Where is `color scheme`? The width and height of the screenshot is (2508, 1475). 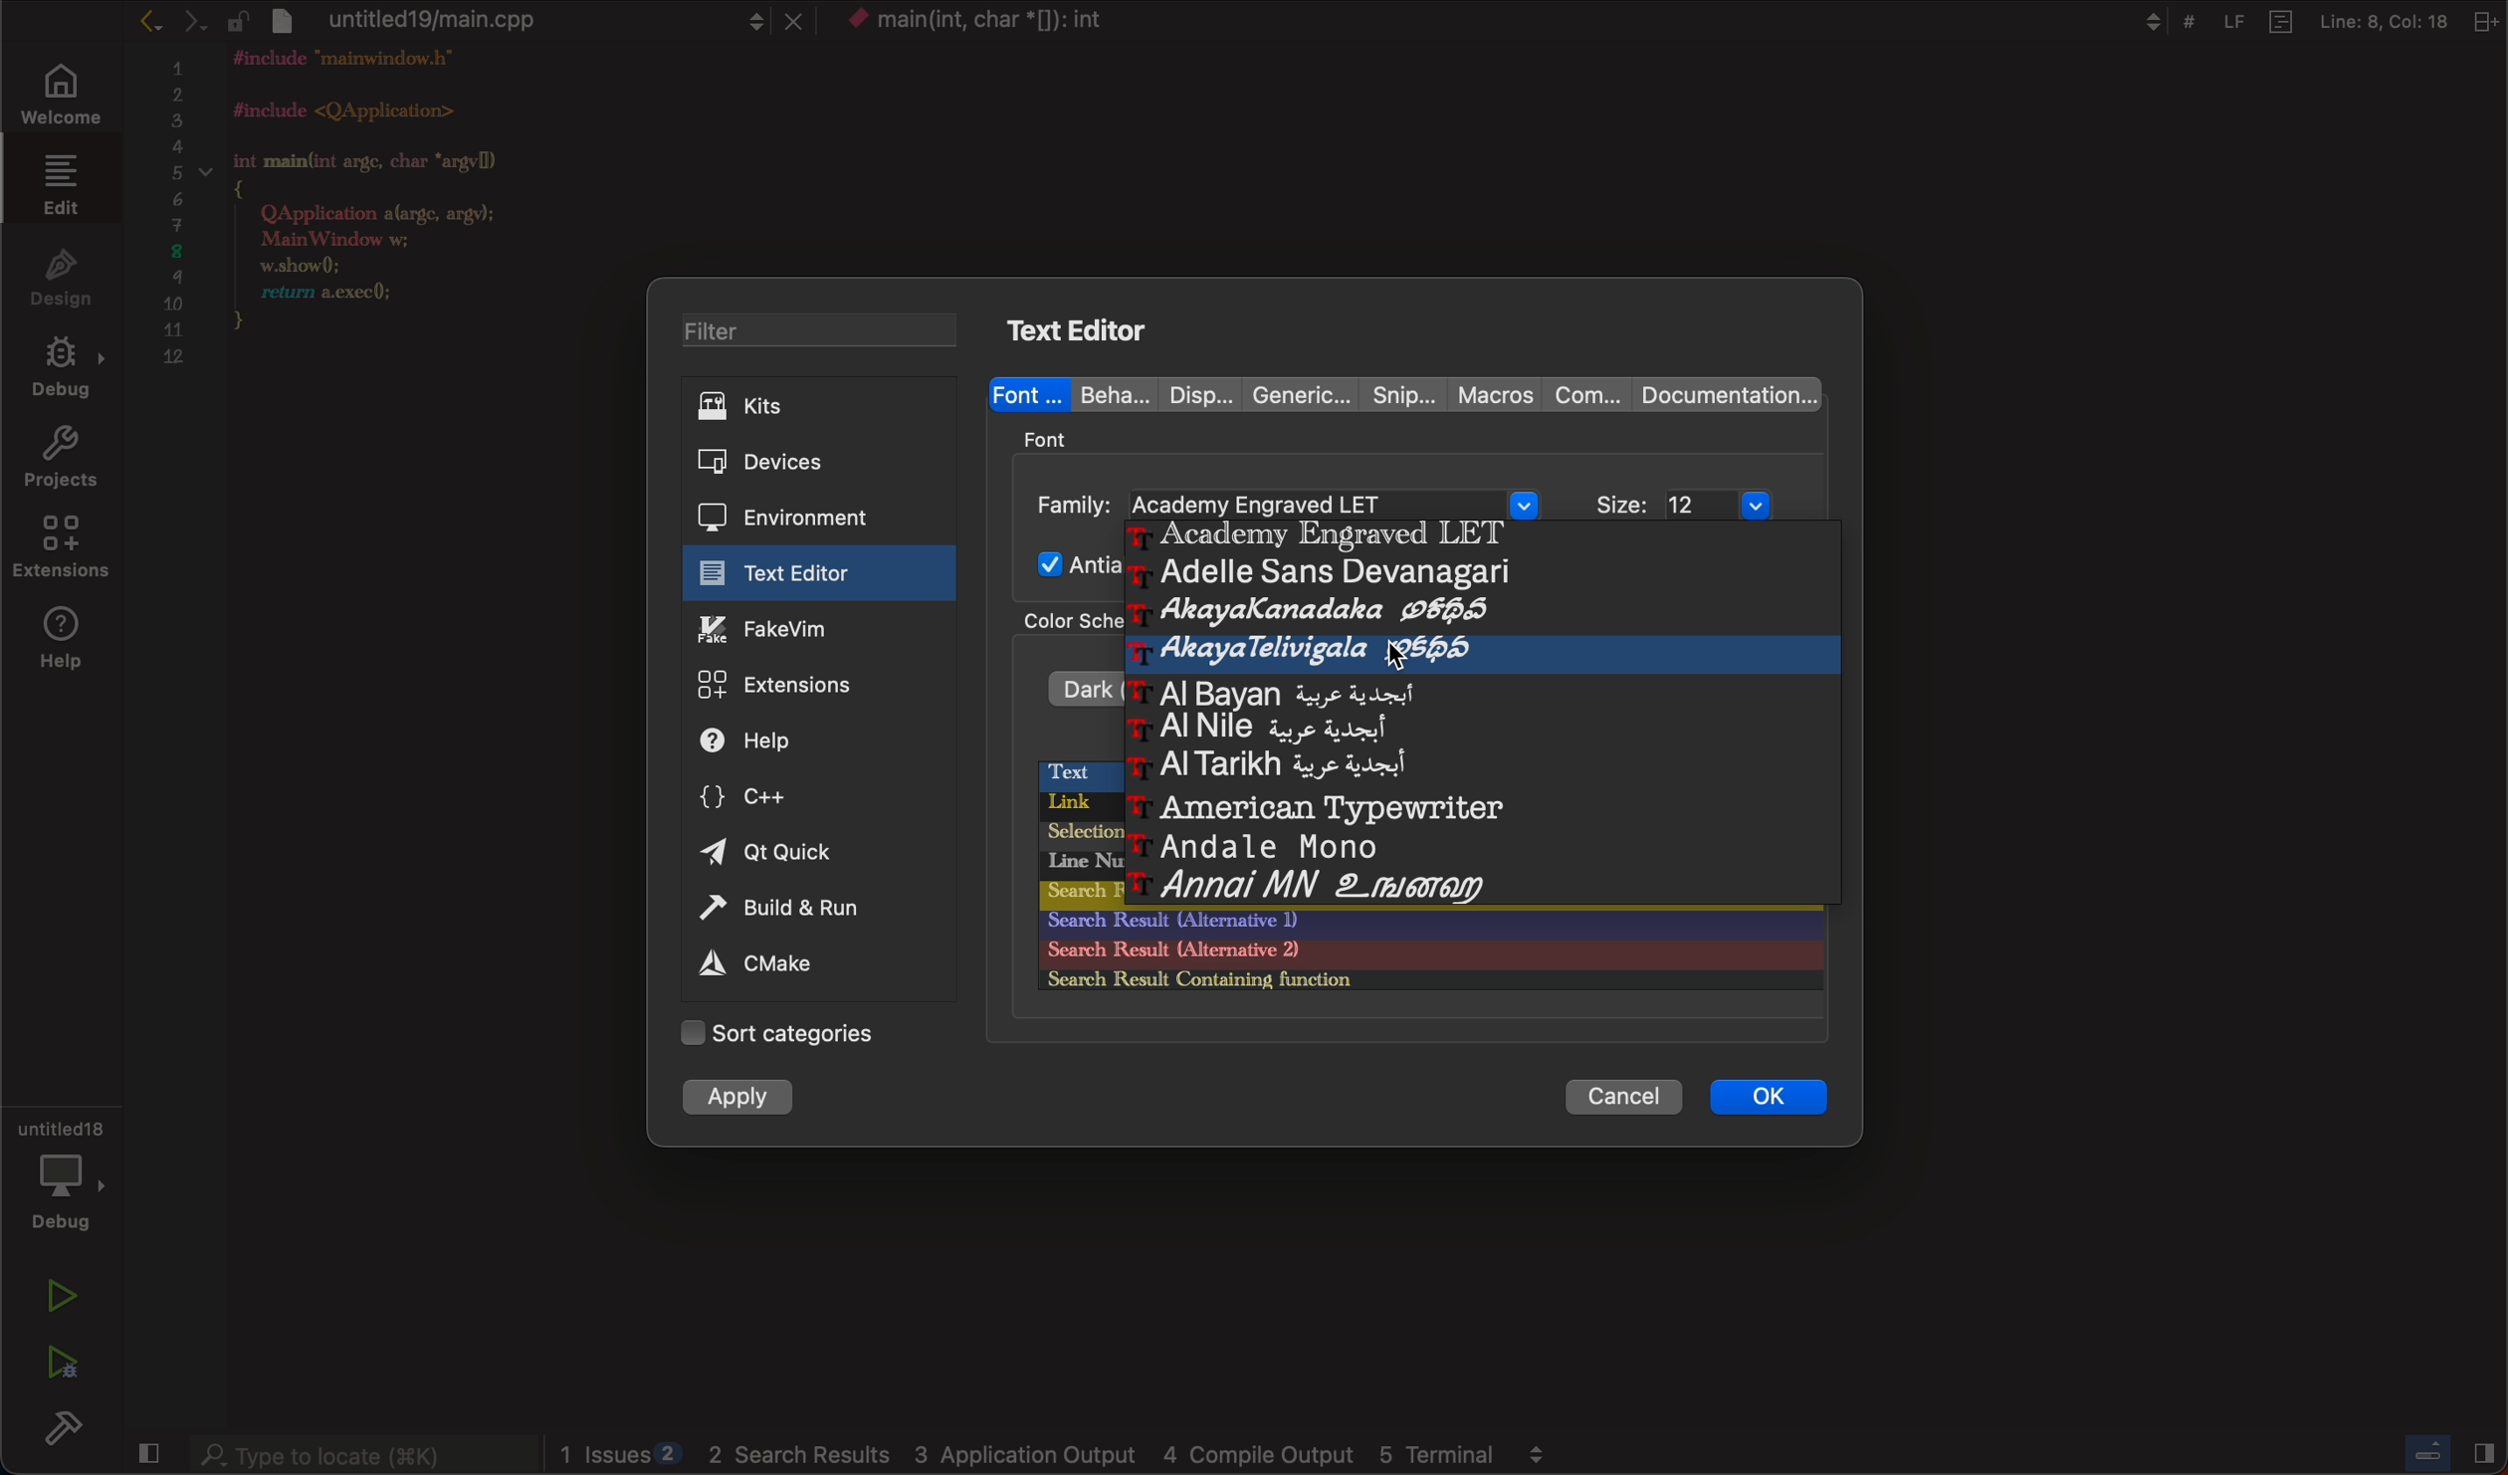 color scheme is located at coordinates (1060, 626).